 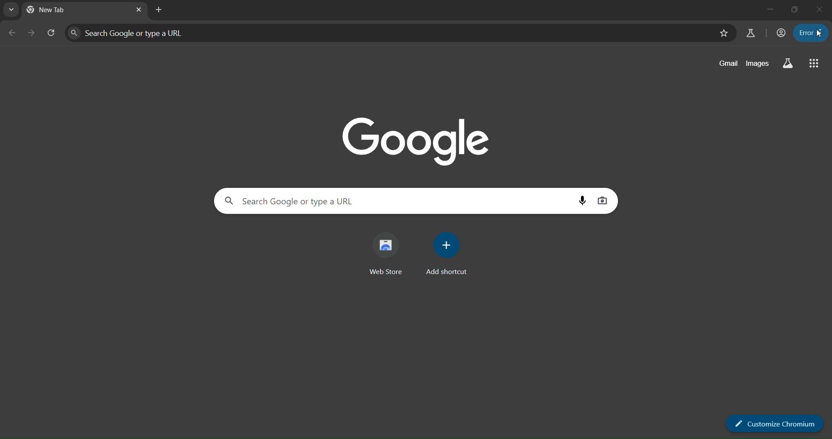 What do you see at coordinates (767, 8) in the screenshot?
I see `minimize` at bounding box center [767, 8].